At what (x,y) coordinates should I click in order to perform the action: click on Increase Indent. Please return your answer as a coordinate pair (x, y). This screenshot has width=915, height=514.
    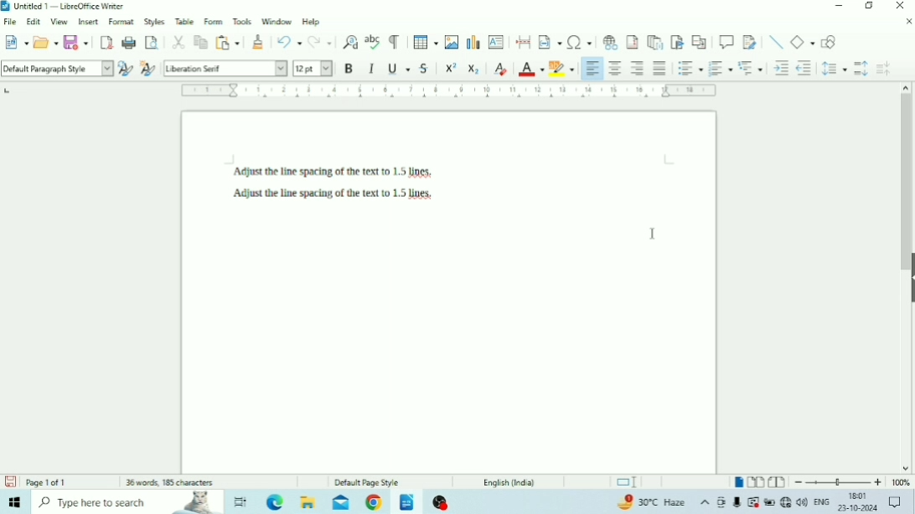
    Looking at the image, I should click on (782, 69).